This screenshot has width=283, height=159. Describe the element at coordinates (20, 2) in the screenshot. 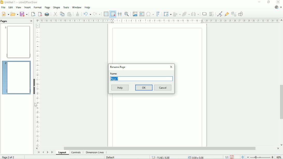

I see `Title` at that location.